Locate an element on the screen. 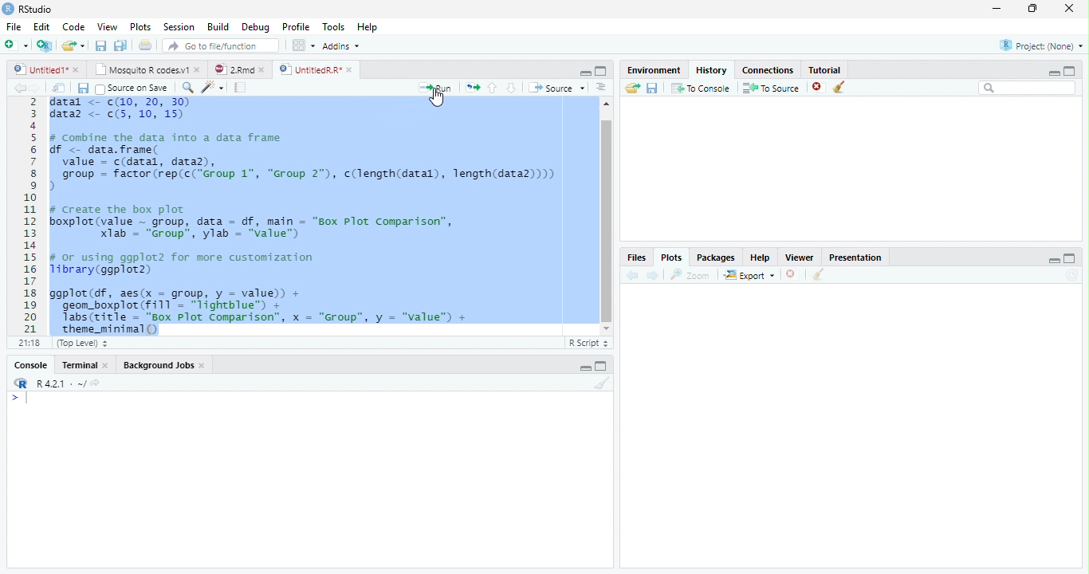 The image size is (1089, 574). Addins is located at coordinates (340, 45).